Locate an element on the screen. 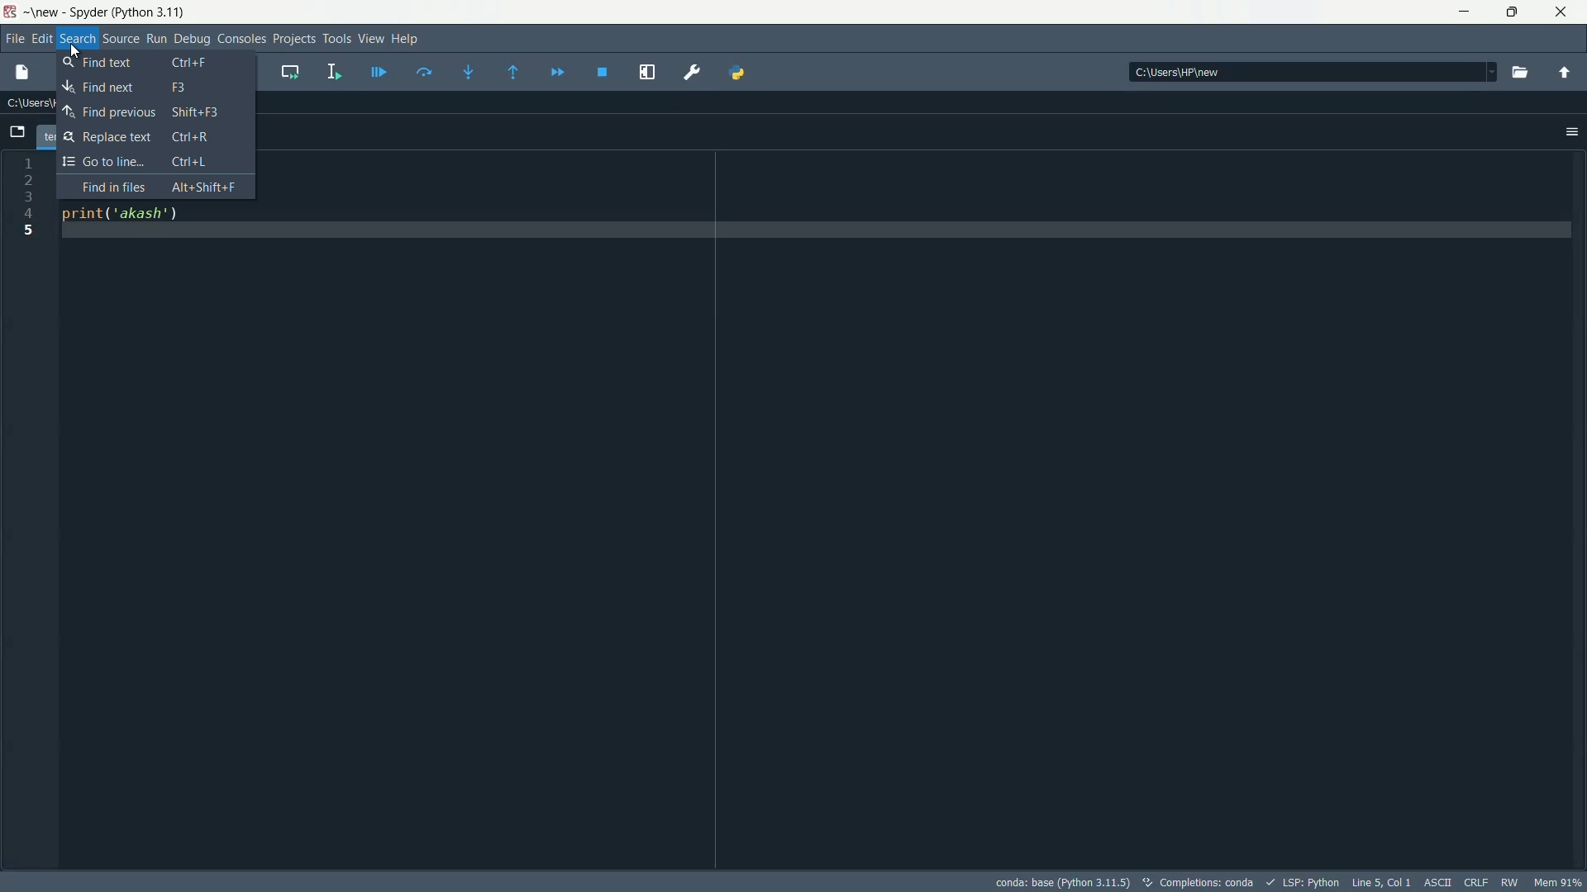 The width and height of the screenshot is (1587, 892). CRLF is located at coordinates (1476, 882).